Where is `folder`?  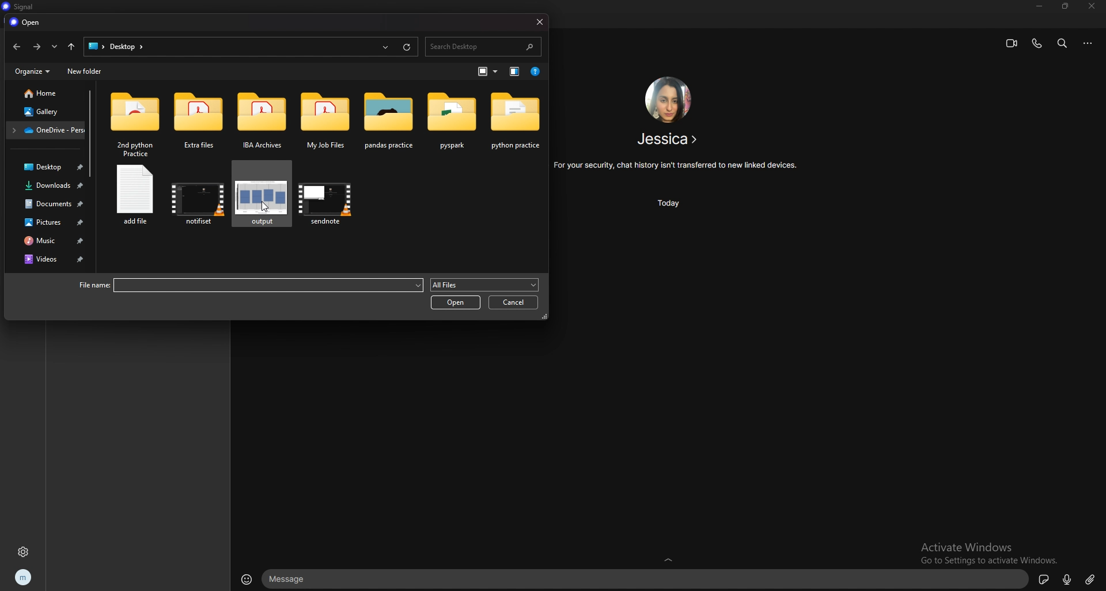
folder is located at coordinates (46, 130).